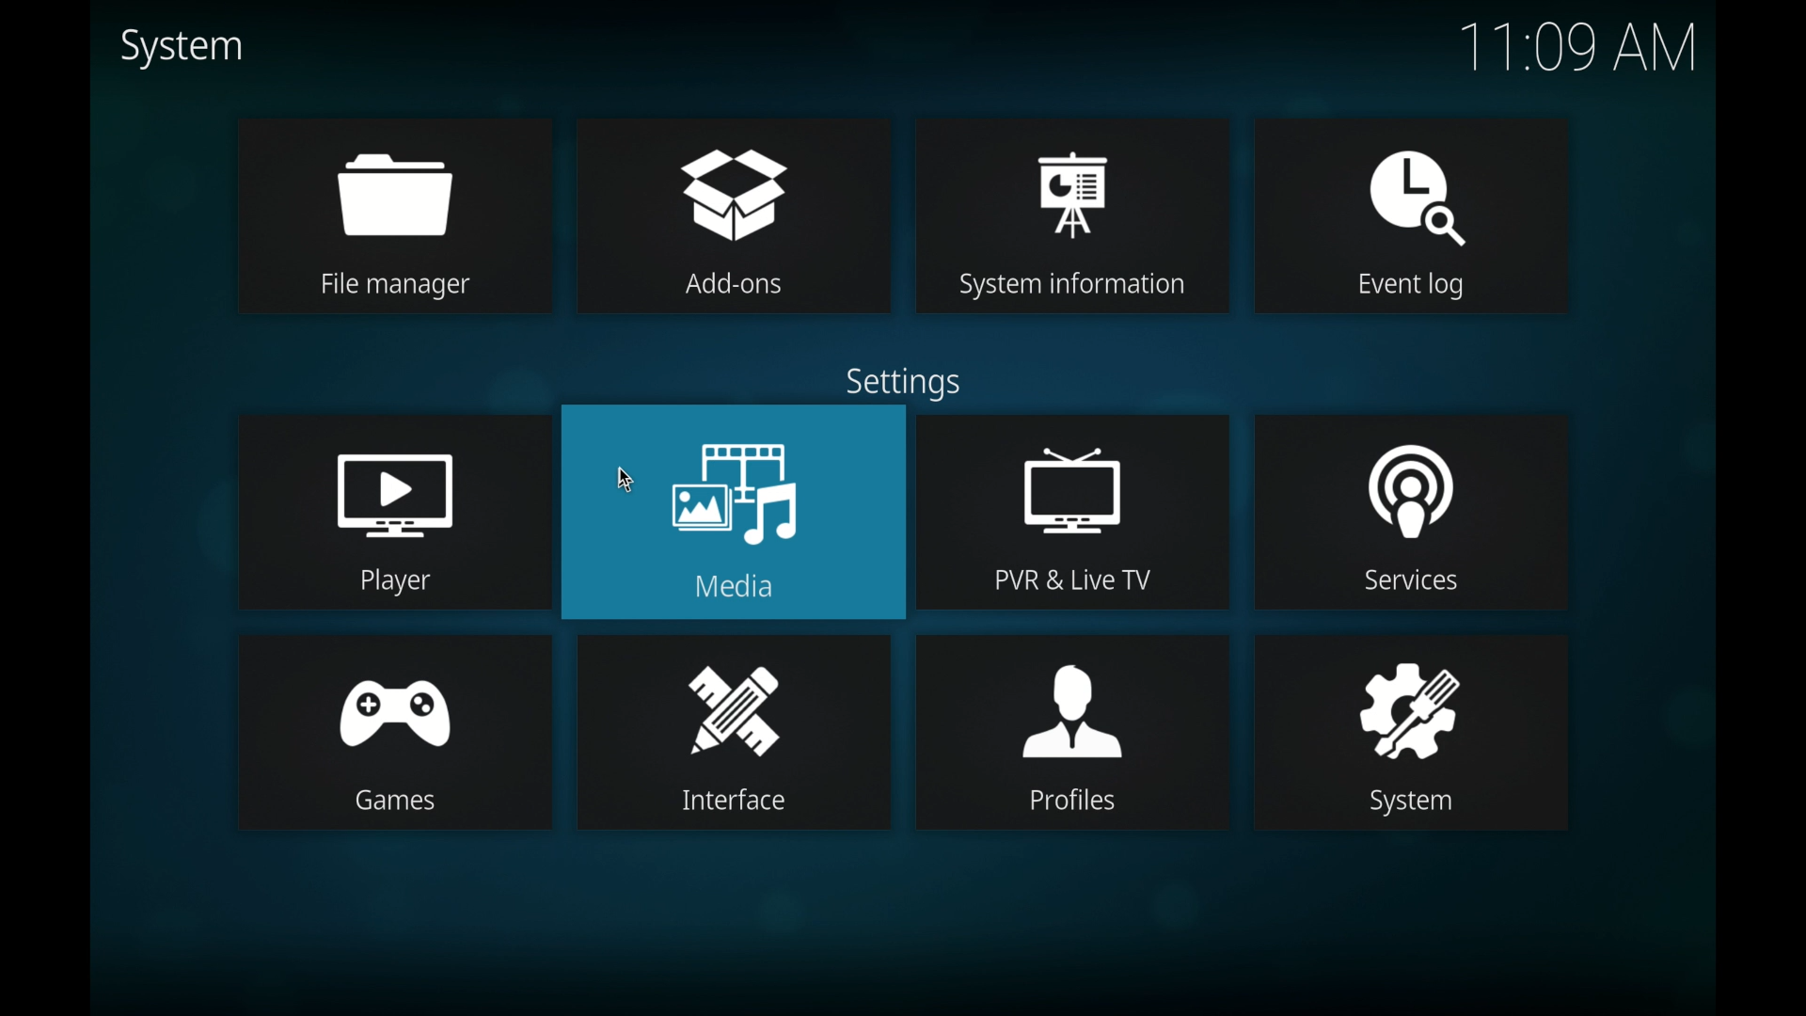 This screenshot has width=1806, height=1016. Describe the element at coordinates (1073, 732) in the screenshot. I see `profiles` at that location.